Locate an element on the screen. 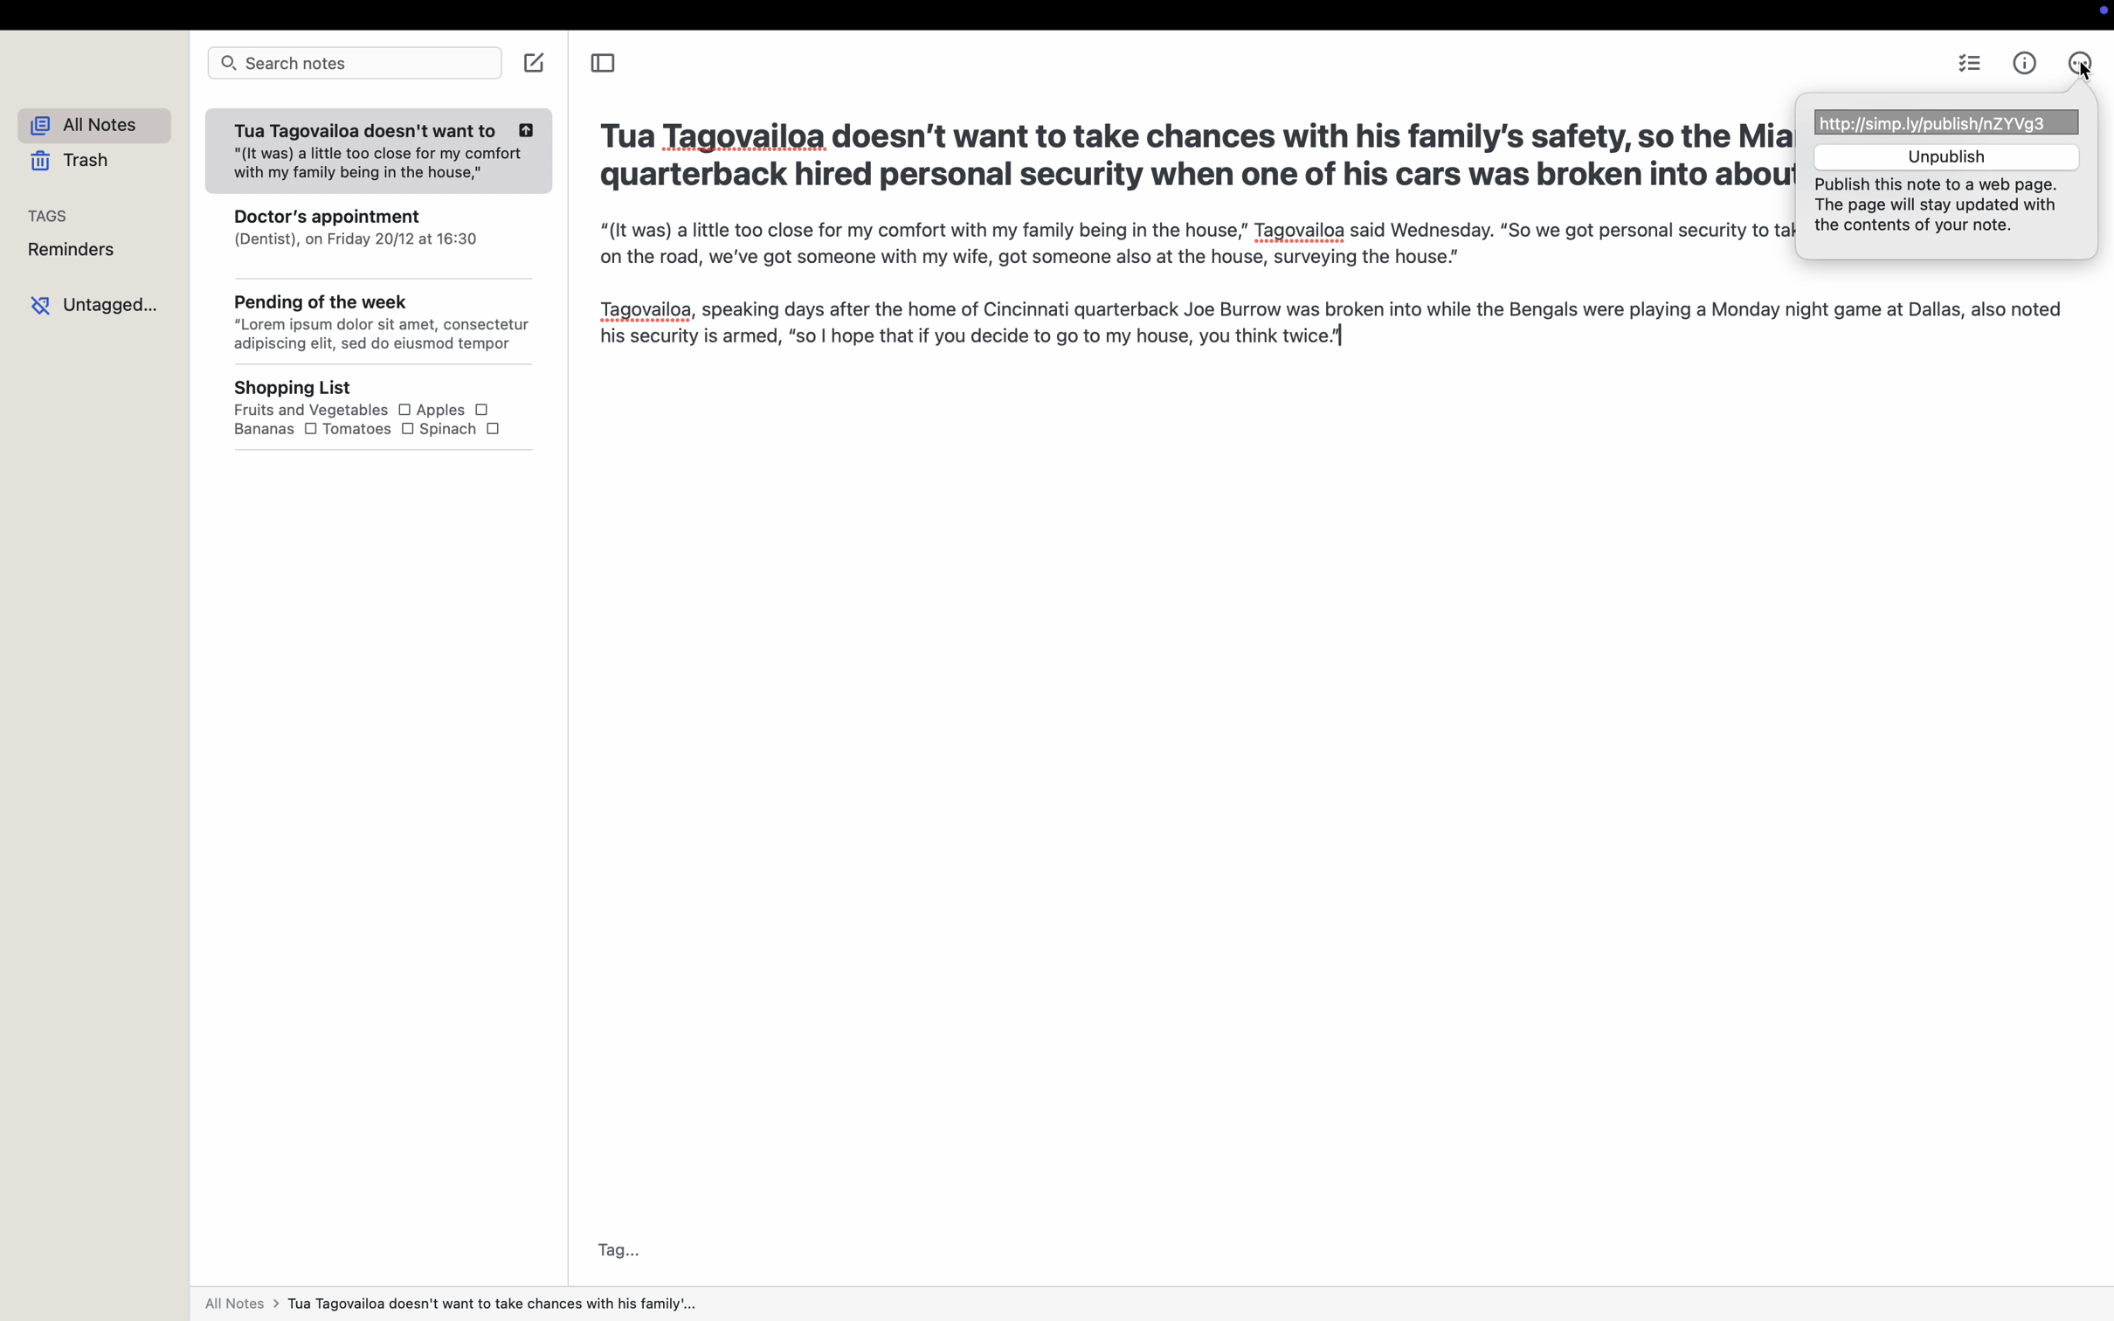  cursor is located at coordinates (2080, 64).